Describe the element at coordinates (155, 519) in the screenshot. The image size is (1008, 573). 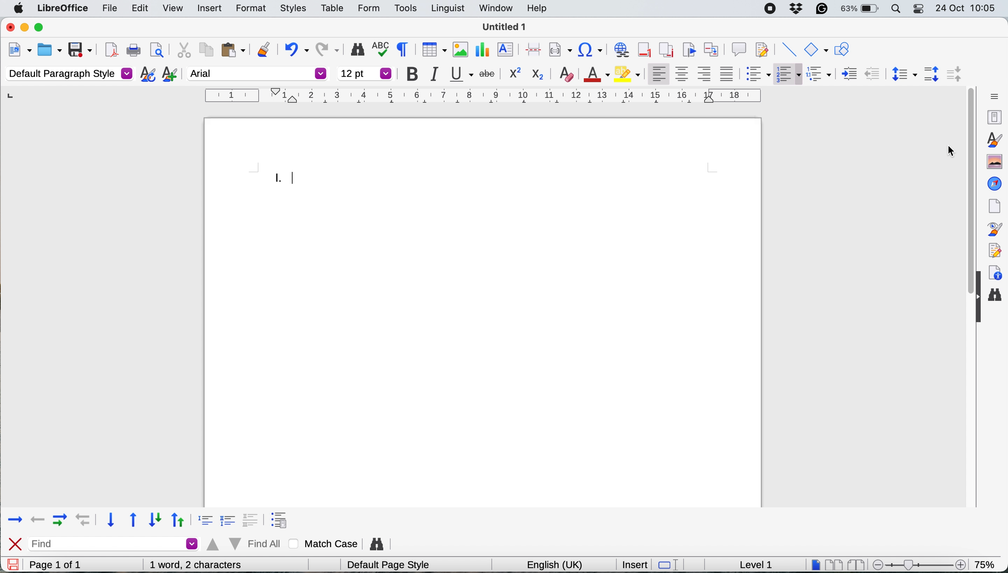
I see `down` at that location.